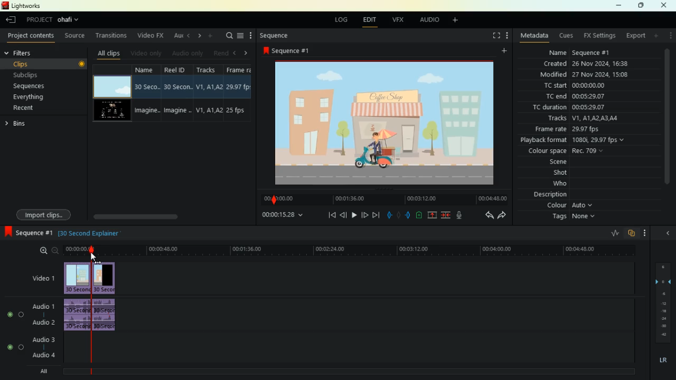 This screenshot has width=676, height=380. I want to click on created, so click(557, 63).